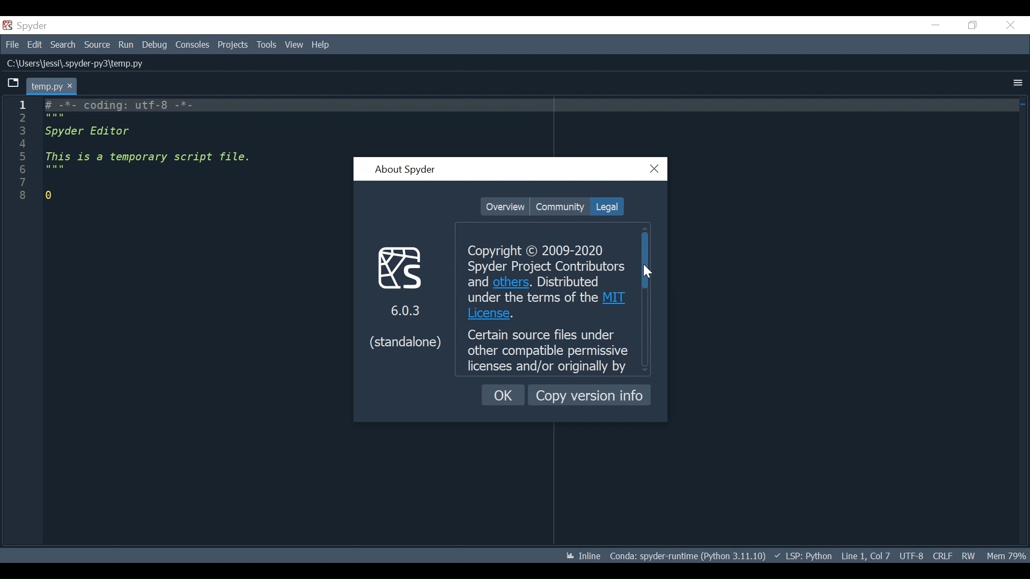 The width and height of the screenshot is (1030, 579). What do you see at coordinates (968, 555) in the screenshot?
I see `RW` at bounding box center [968, 555].